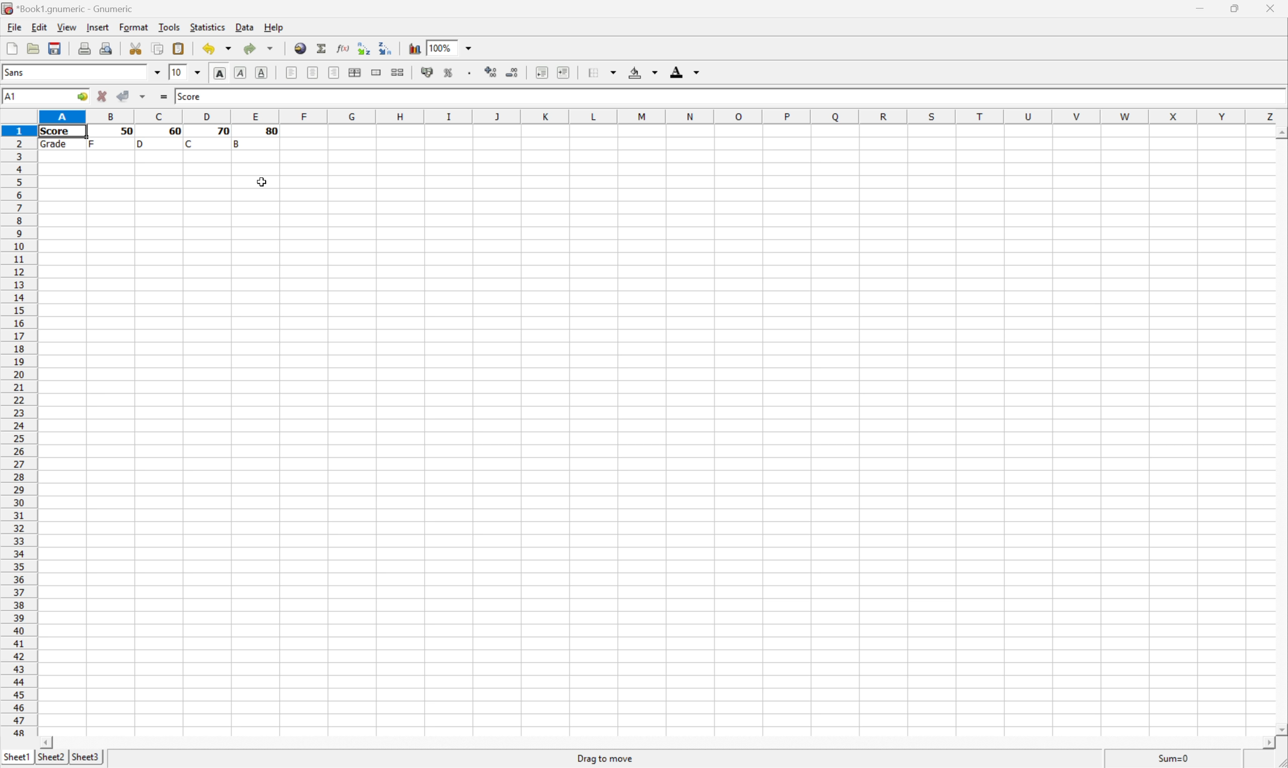 The image size is (1288, 768). Describe the element at coordinates (238, 143) in the screenshot. I see `B` at that location.